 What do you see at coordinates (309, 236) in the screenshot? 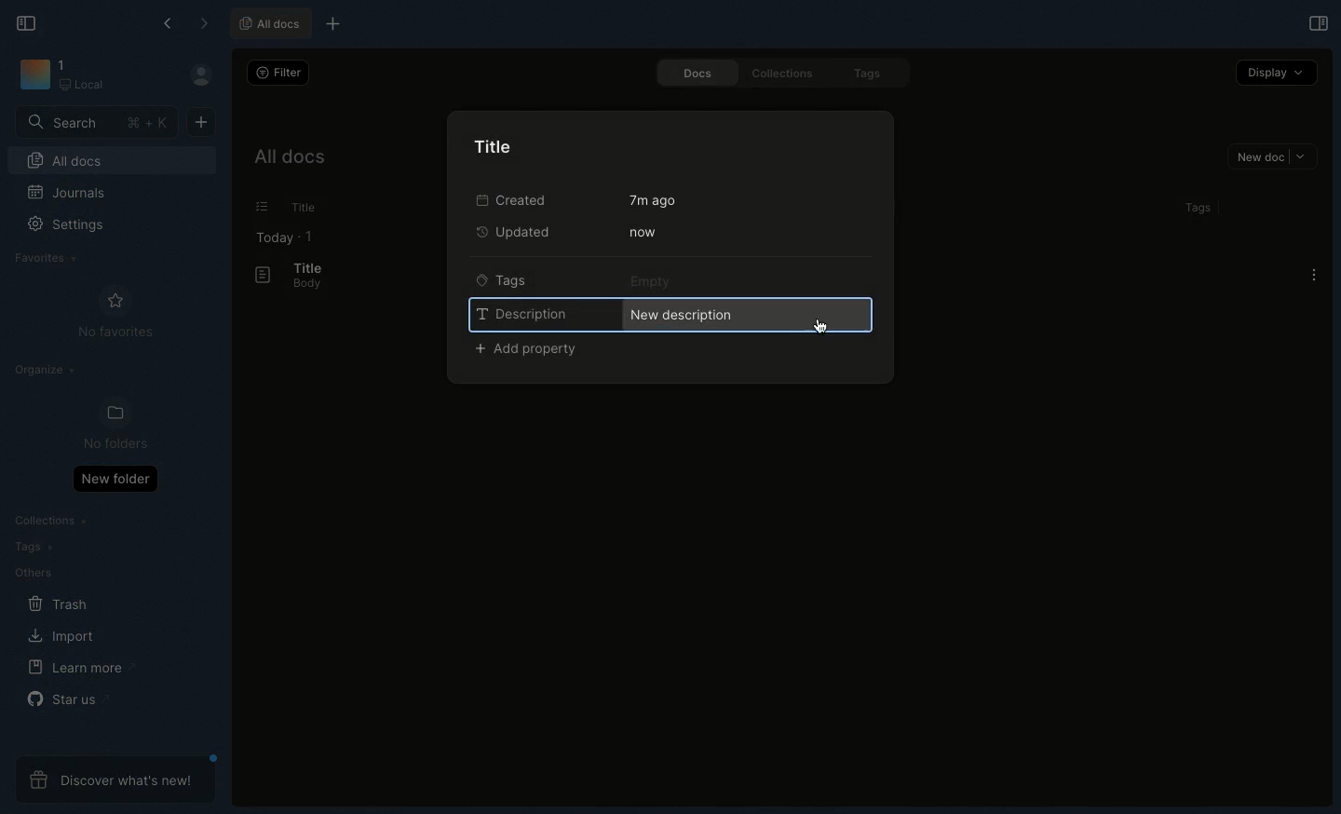
I see `1 item` at bounding box center [309, 236].